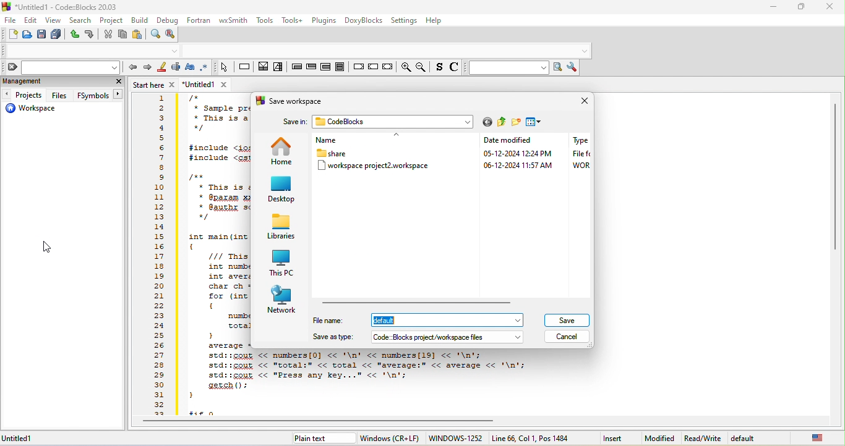 This screenshot has height=446, width=845. I want to click on management, so click(53, 82).